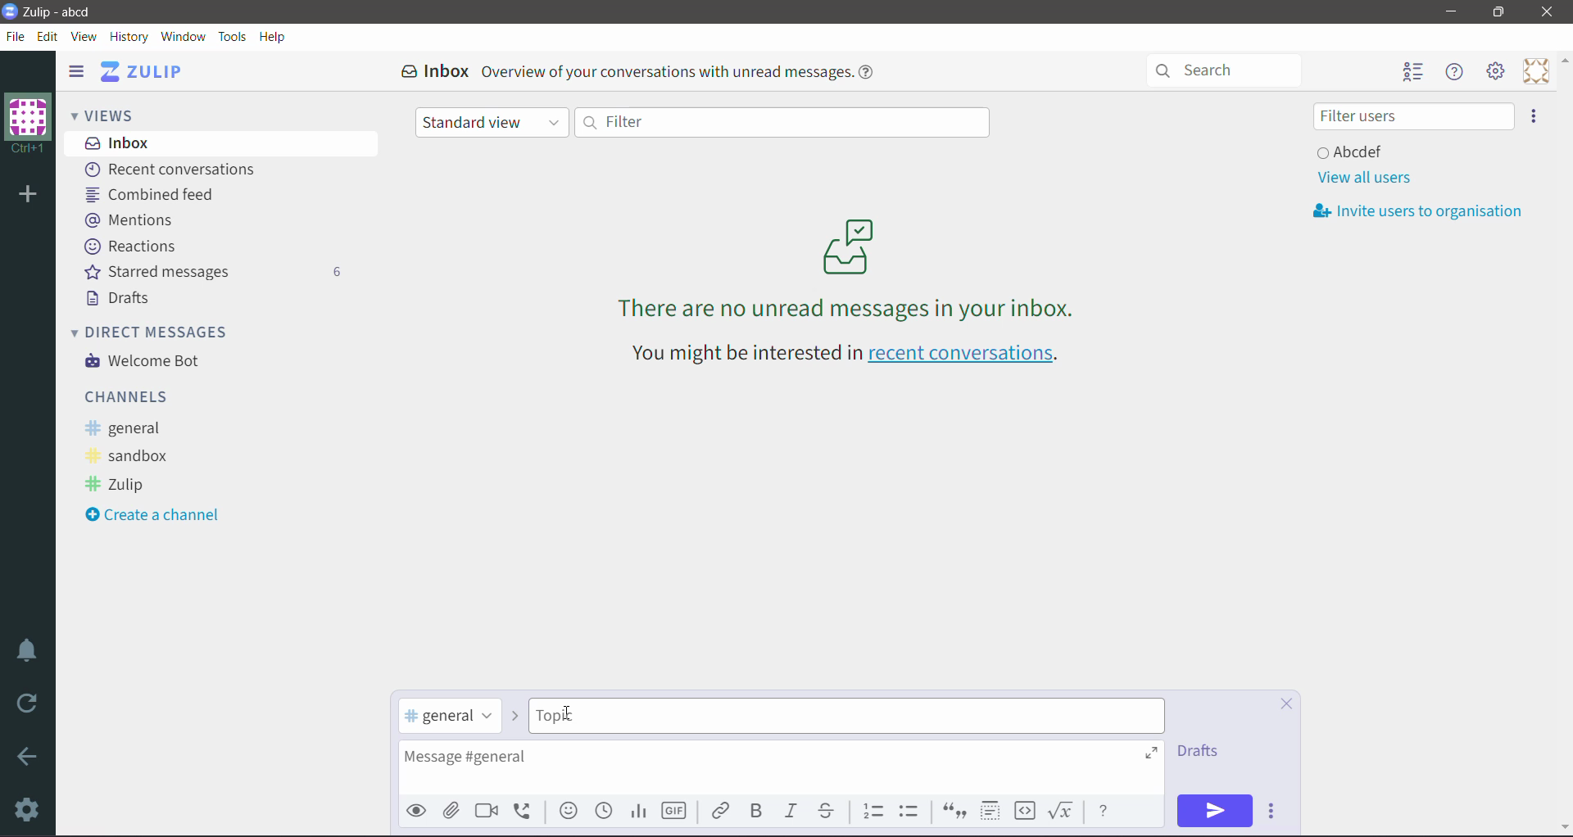  I want to click on Minimize, so click(1452, 11).